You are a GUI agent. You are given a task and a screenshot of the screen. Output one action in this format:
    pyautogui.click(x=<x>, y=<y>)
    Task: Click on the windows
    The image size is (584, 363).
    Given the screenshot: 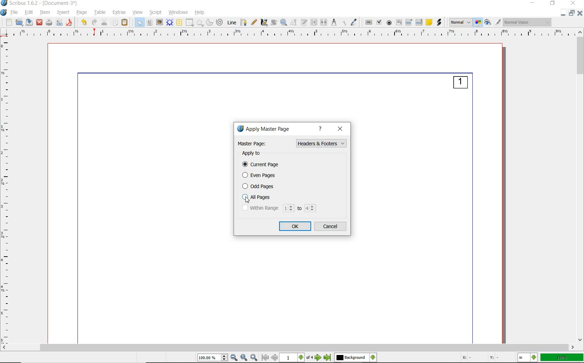 What is the action you would take?
    pyautogui.click(x=179, y=13)
    